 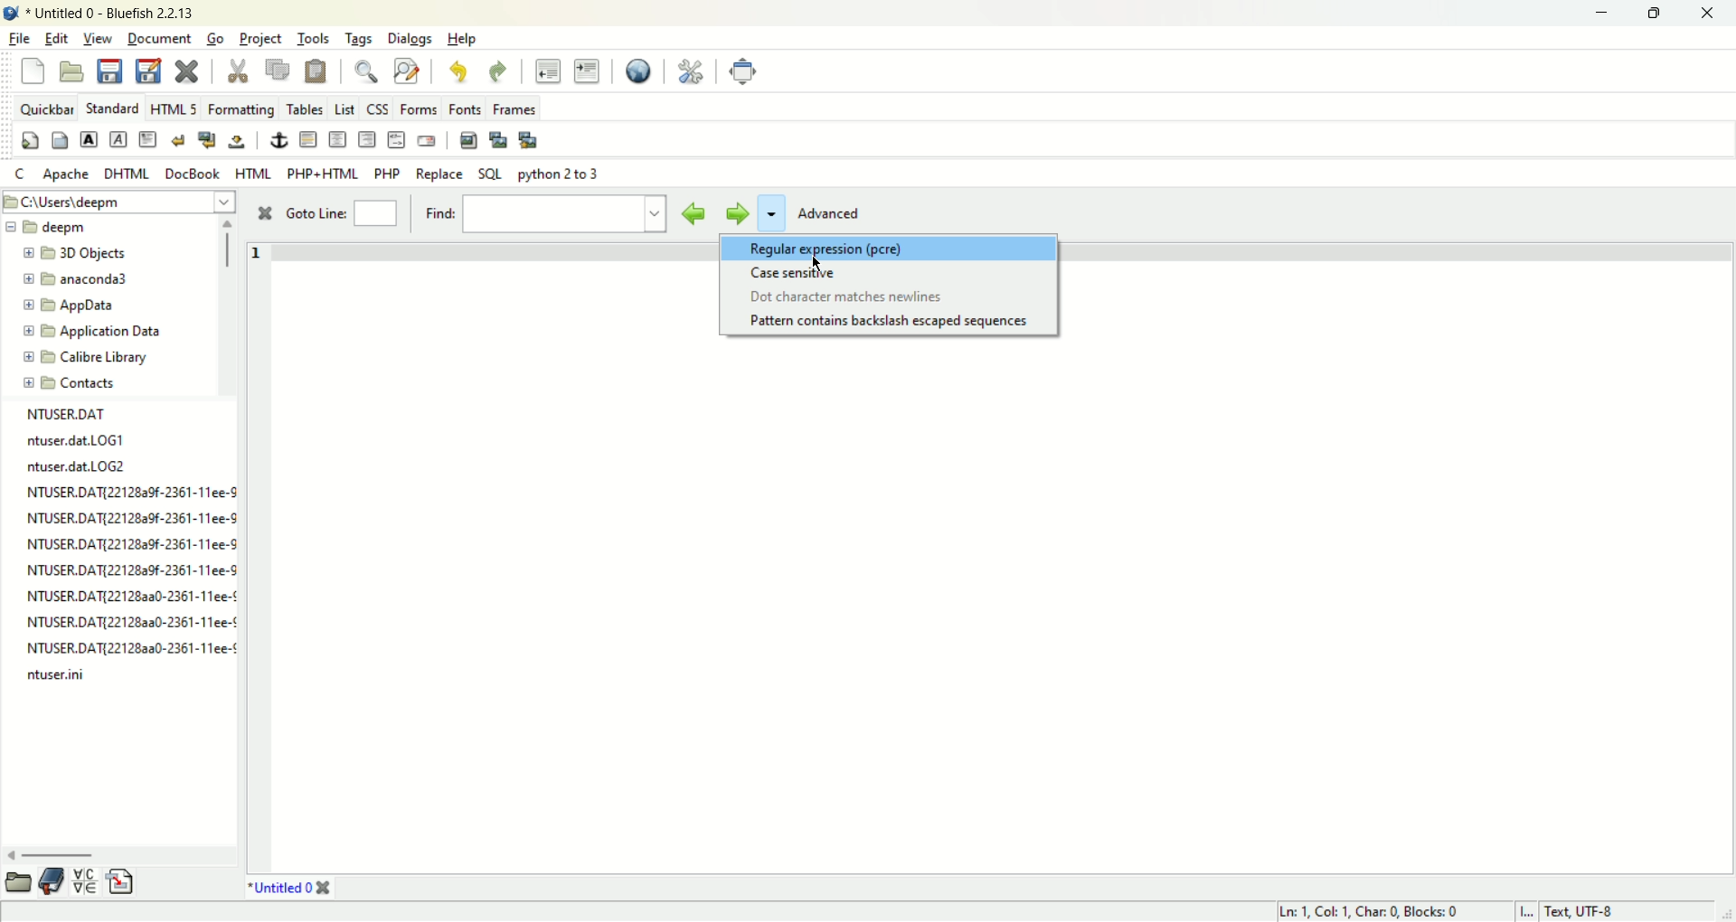 I want to click on NTUSER.DAT{22128aa0-2361-11ee-¢, so click(x=133, y=644).